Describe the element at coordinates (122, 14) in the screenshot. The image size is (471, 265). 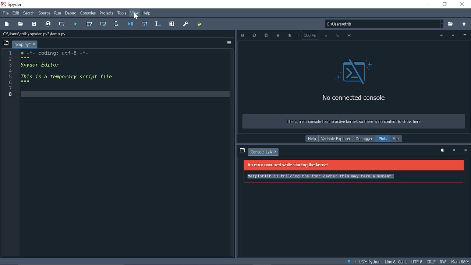
I see `Tools` at that location.